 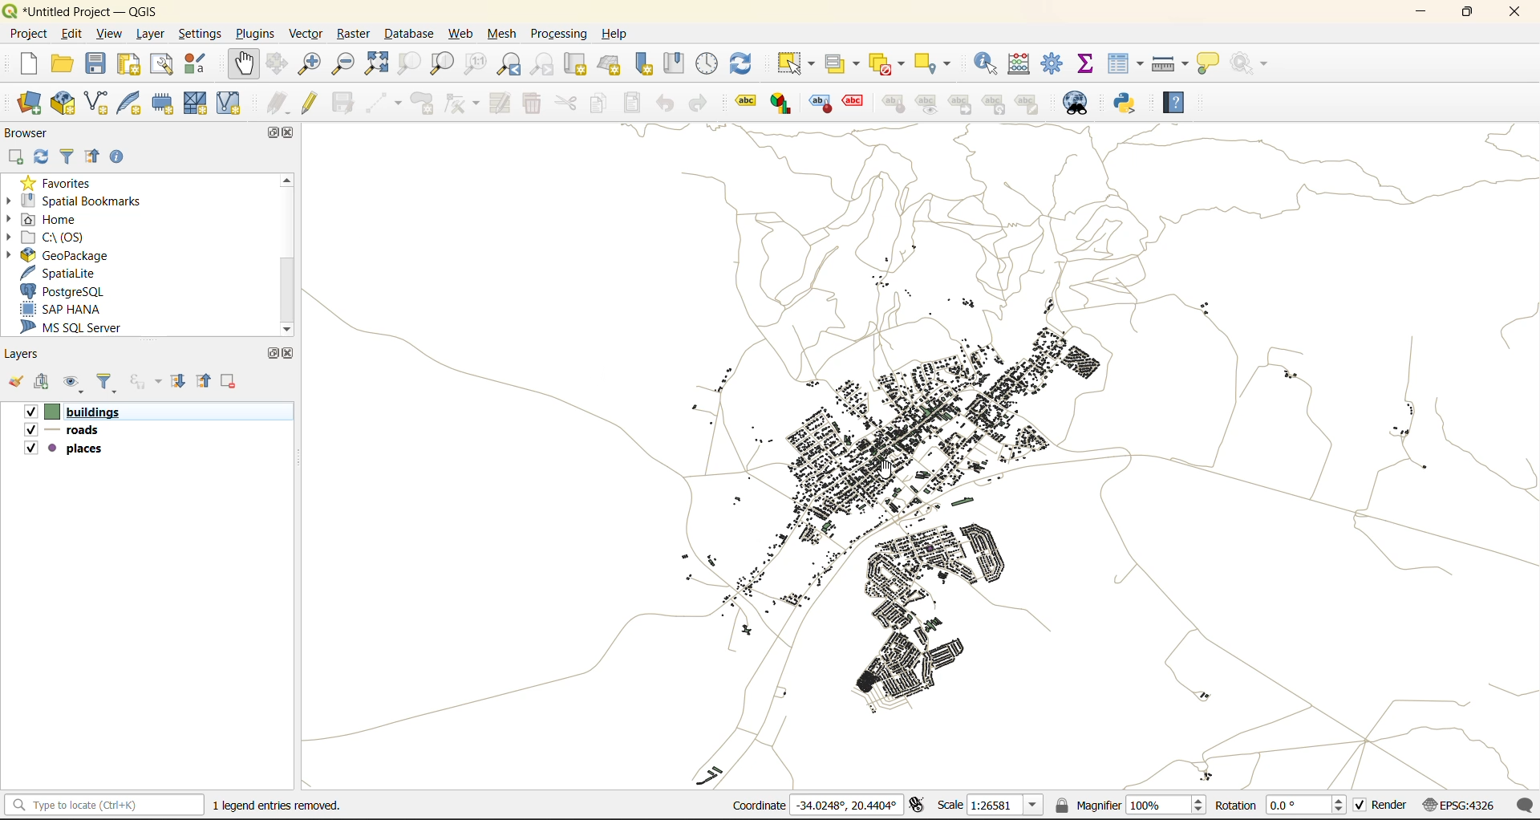 What do you see at coordinates (80, 412) in the screenshot?
I see `buildings` at bounding box center [80, 412].